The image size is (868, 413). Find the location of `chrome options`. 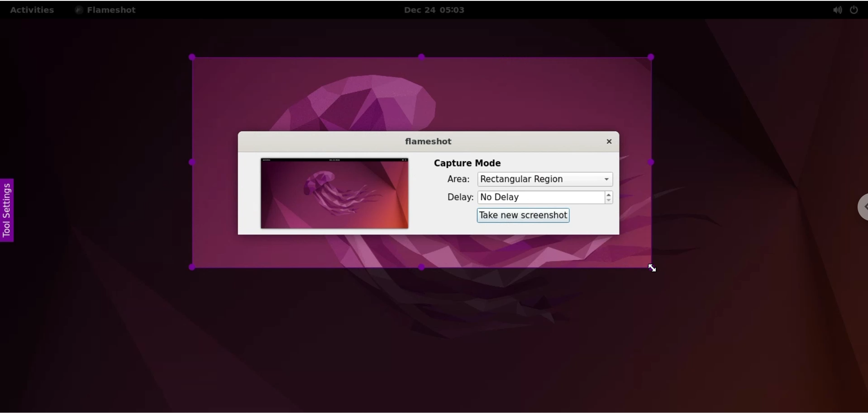

chrome options is located at coordinates (858, 209).